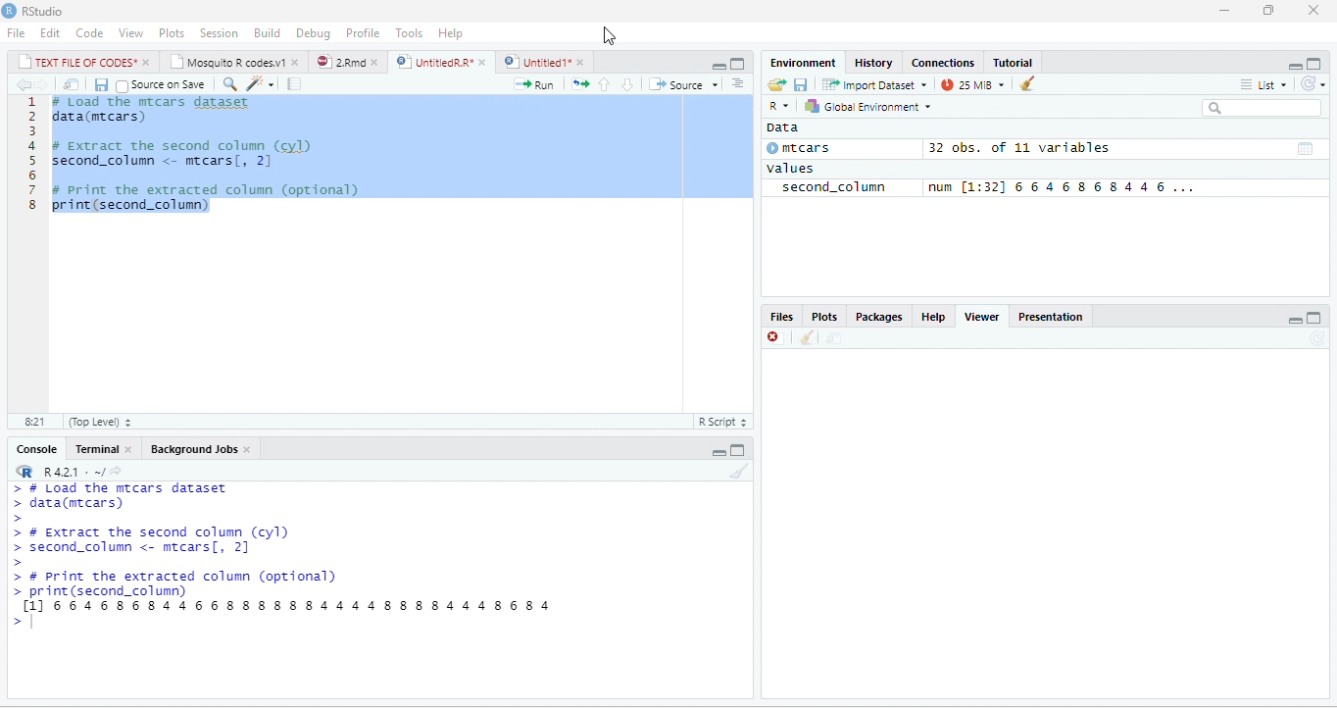  What do you see at coordinates (1026, 83) in the screenshot?
I see `clear` at bounding box center [1026, 83].